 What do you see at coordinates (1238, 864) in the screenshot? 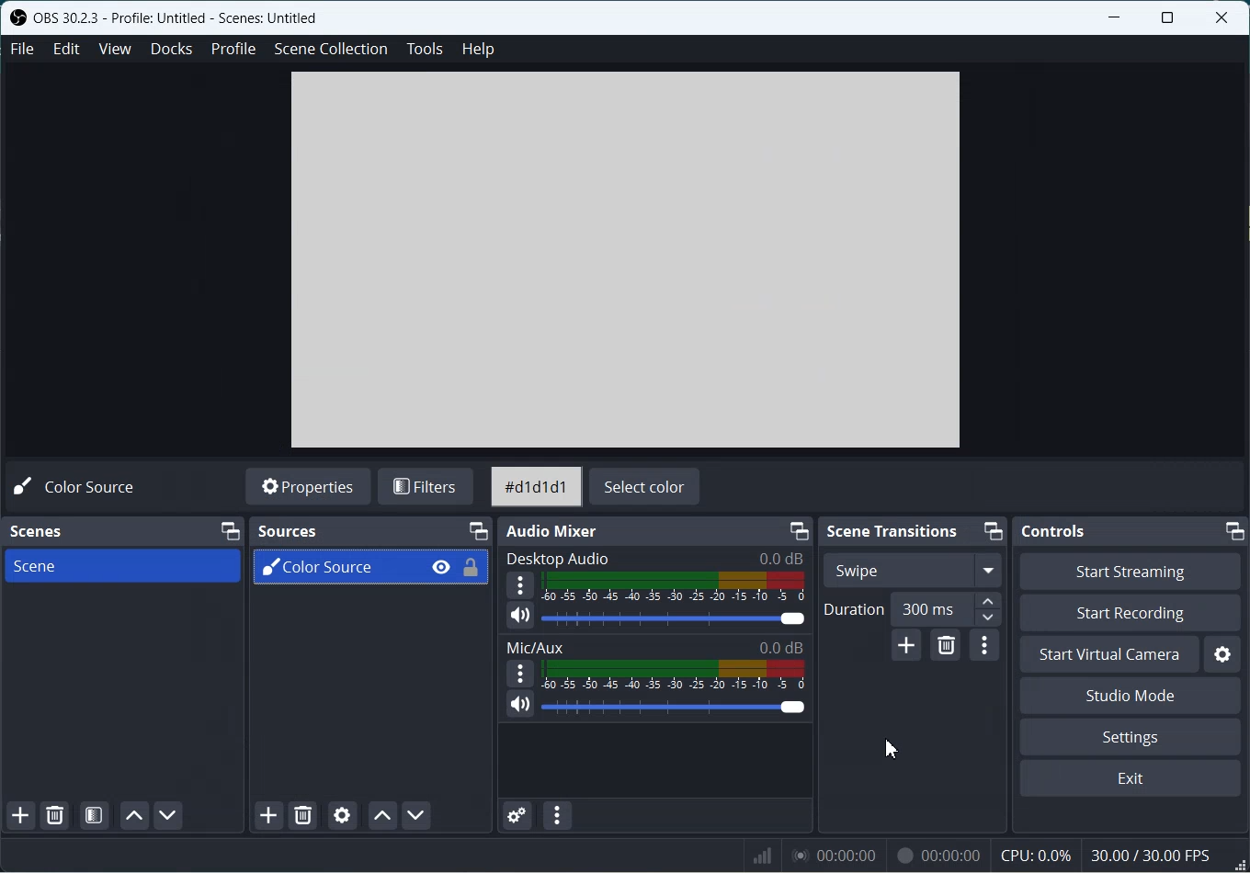
I see `Window Adjuster` at bounding box center [1238, 864].